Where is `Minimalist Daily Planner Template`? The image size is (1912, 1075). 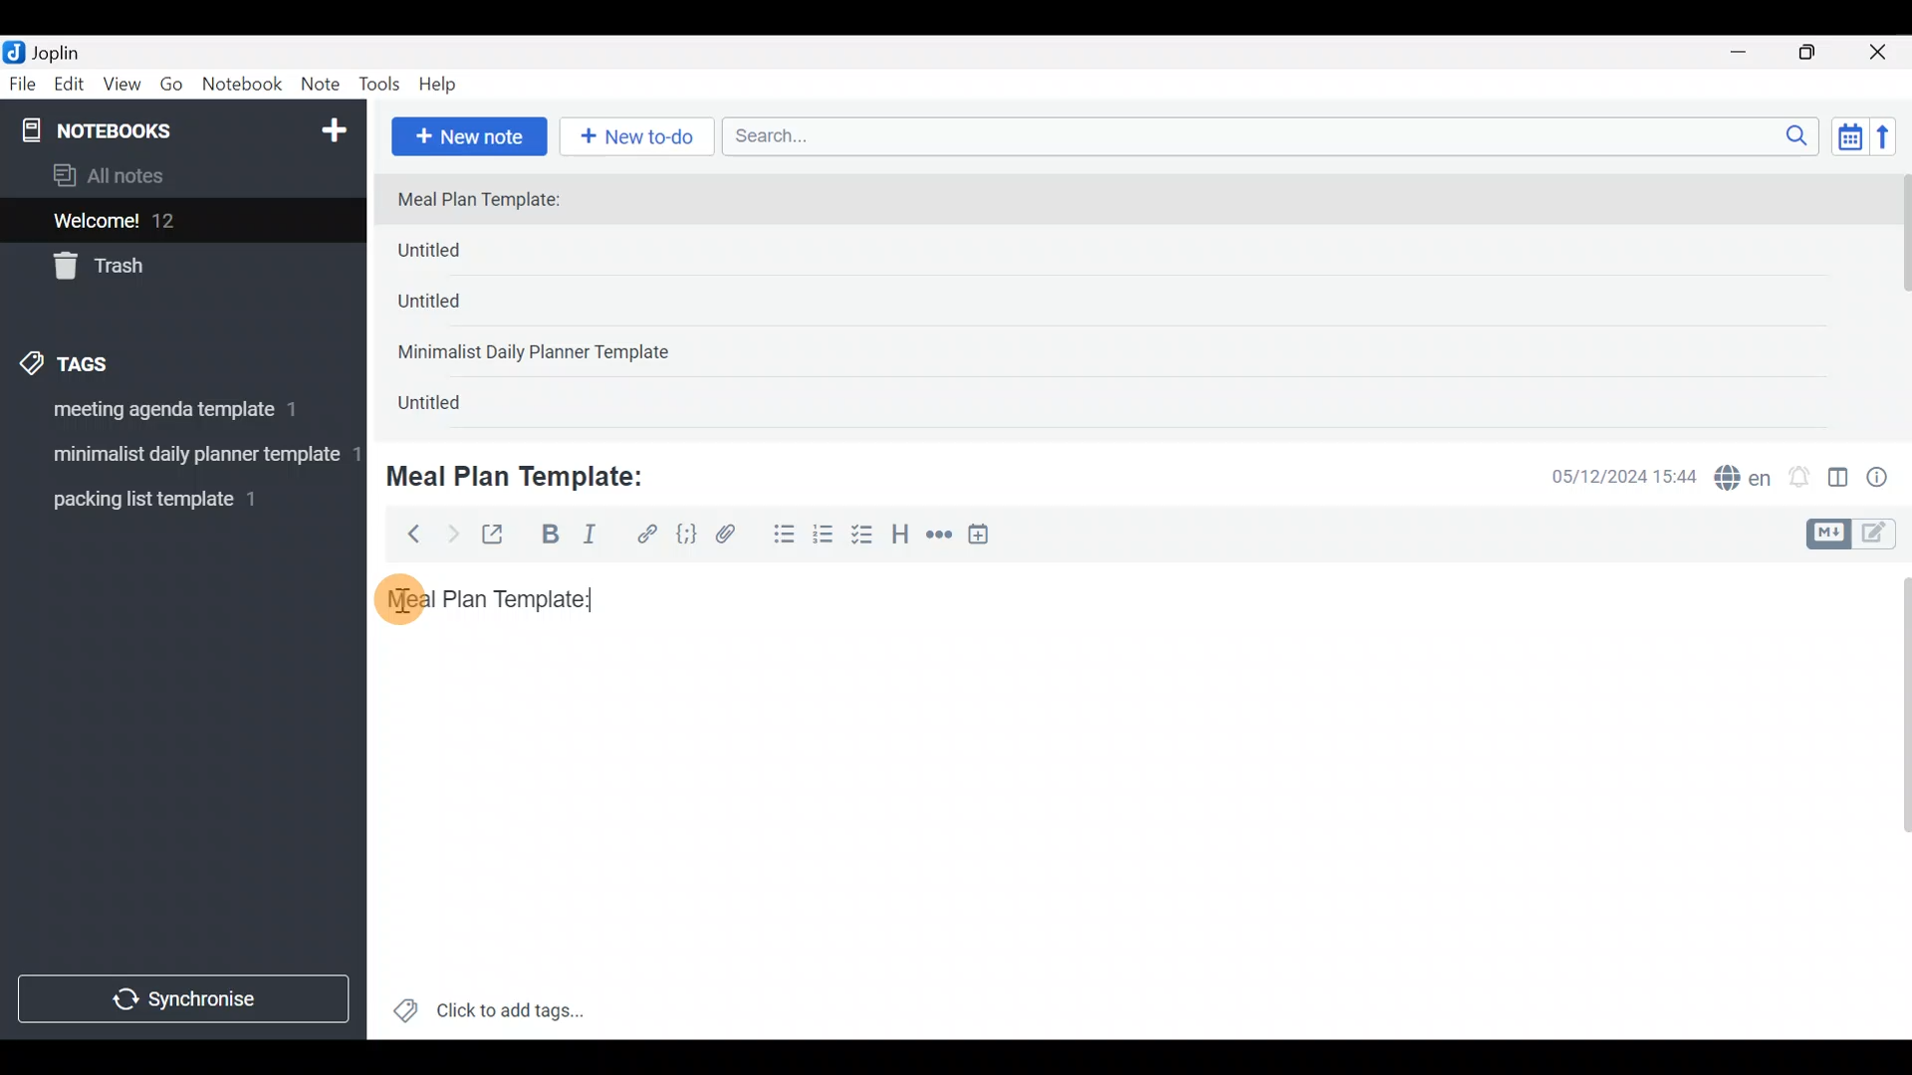 Minimalist Daily Planner Template is located at coordinates (540, 354).